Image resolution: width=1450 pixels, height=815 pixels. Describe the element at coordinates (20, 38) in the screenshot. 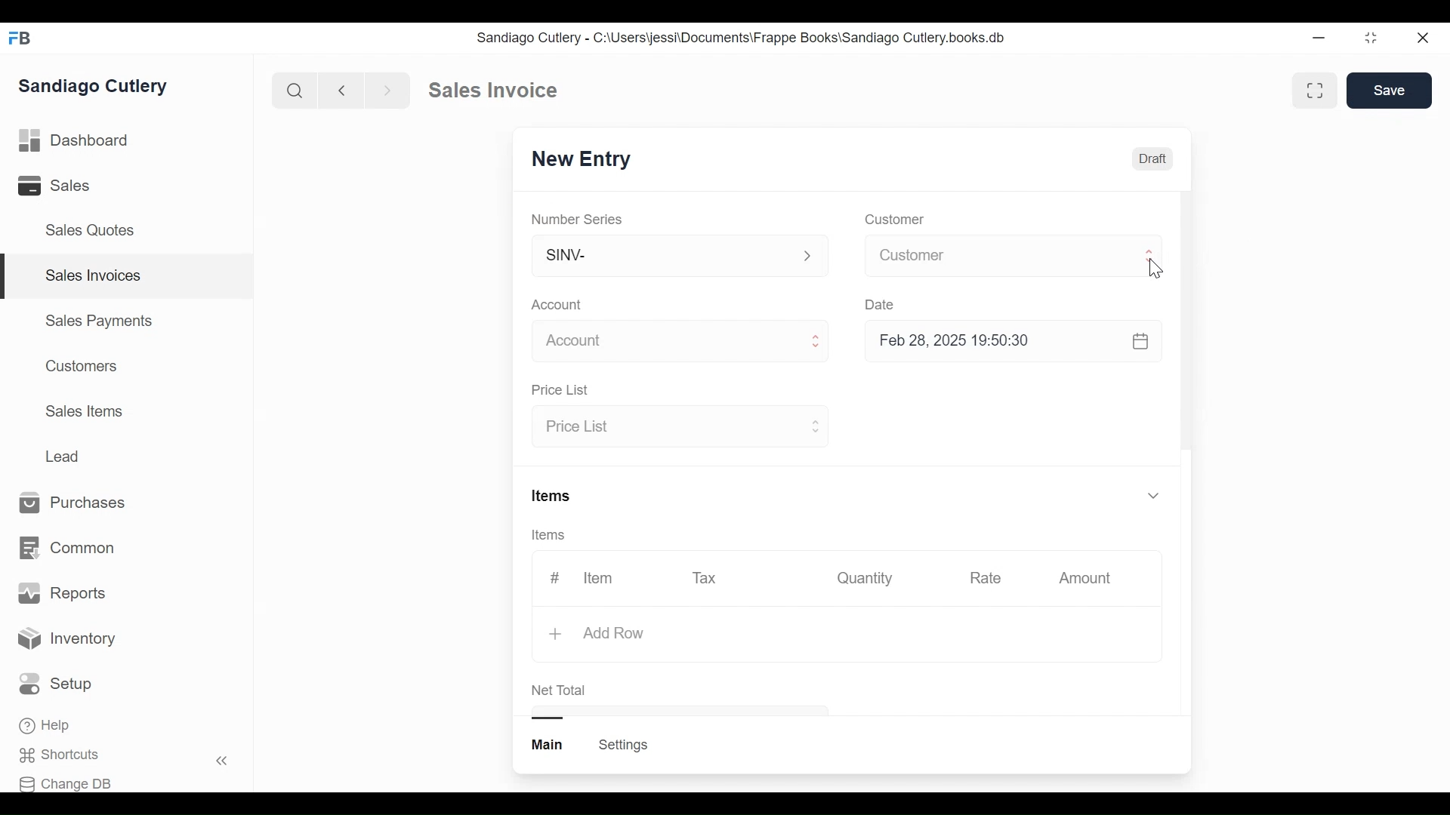

I see `FB logo` at that location.